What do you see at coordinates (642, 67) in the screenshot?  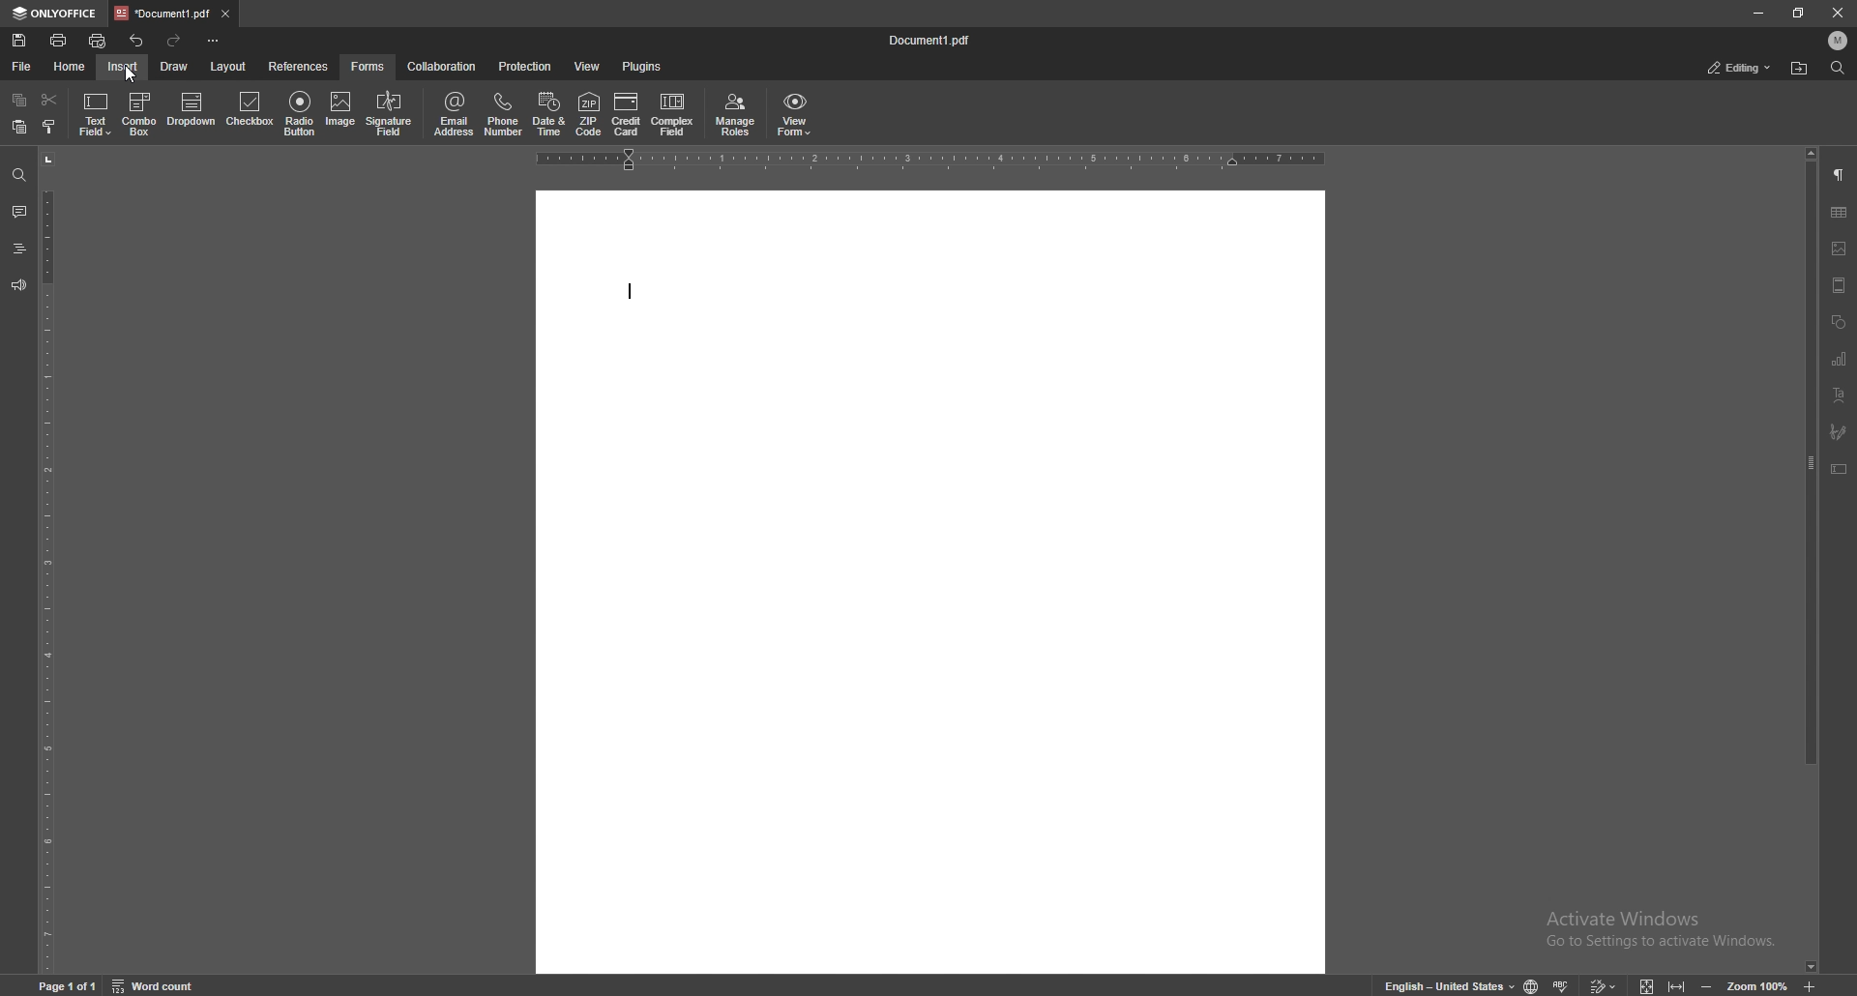 I see `plugins` at bounding box center [642, 67].